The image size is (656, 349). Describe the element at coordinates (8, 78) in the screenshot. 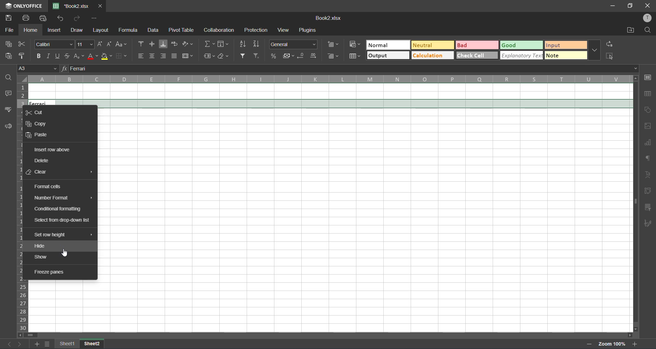

I see `find` at that location.